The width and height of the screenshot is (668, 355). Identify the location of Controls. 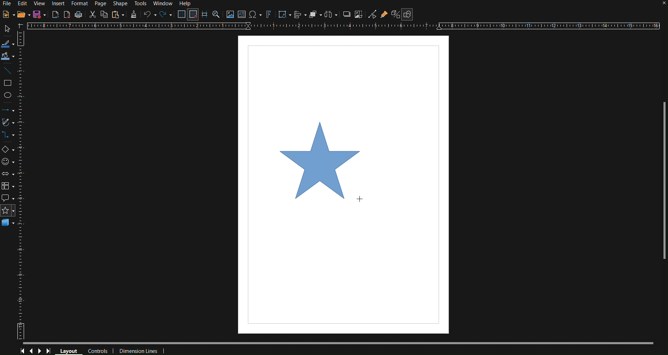
(98, 350).